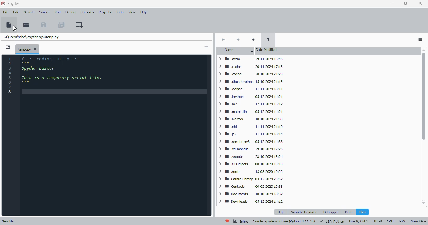 Image resolution: width=428 pixels, height=225 pixels. What do you see at coordinates (8, 221) in the screenshot?
I see `new file` at bounding box center [8, 221].